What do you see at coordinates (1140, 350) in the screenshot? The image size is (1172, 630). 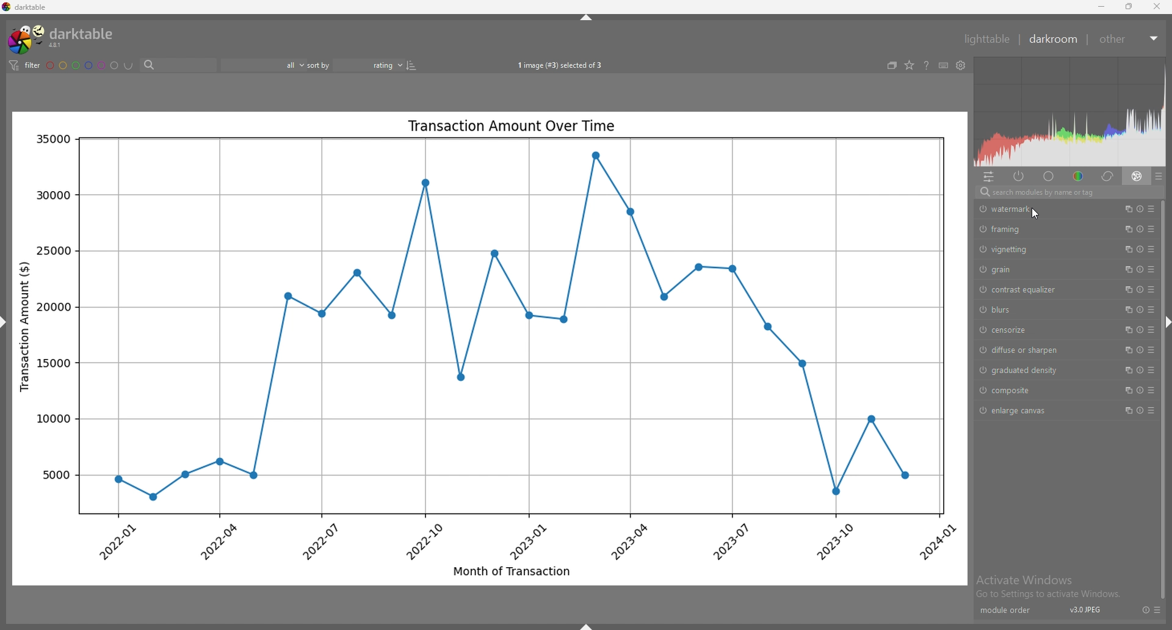 I see `reset` at bounding box center [1140, 350].